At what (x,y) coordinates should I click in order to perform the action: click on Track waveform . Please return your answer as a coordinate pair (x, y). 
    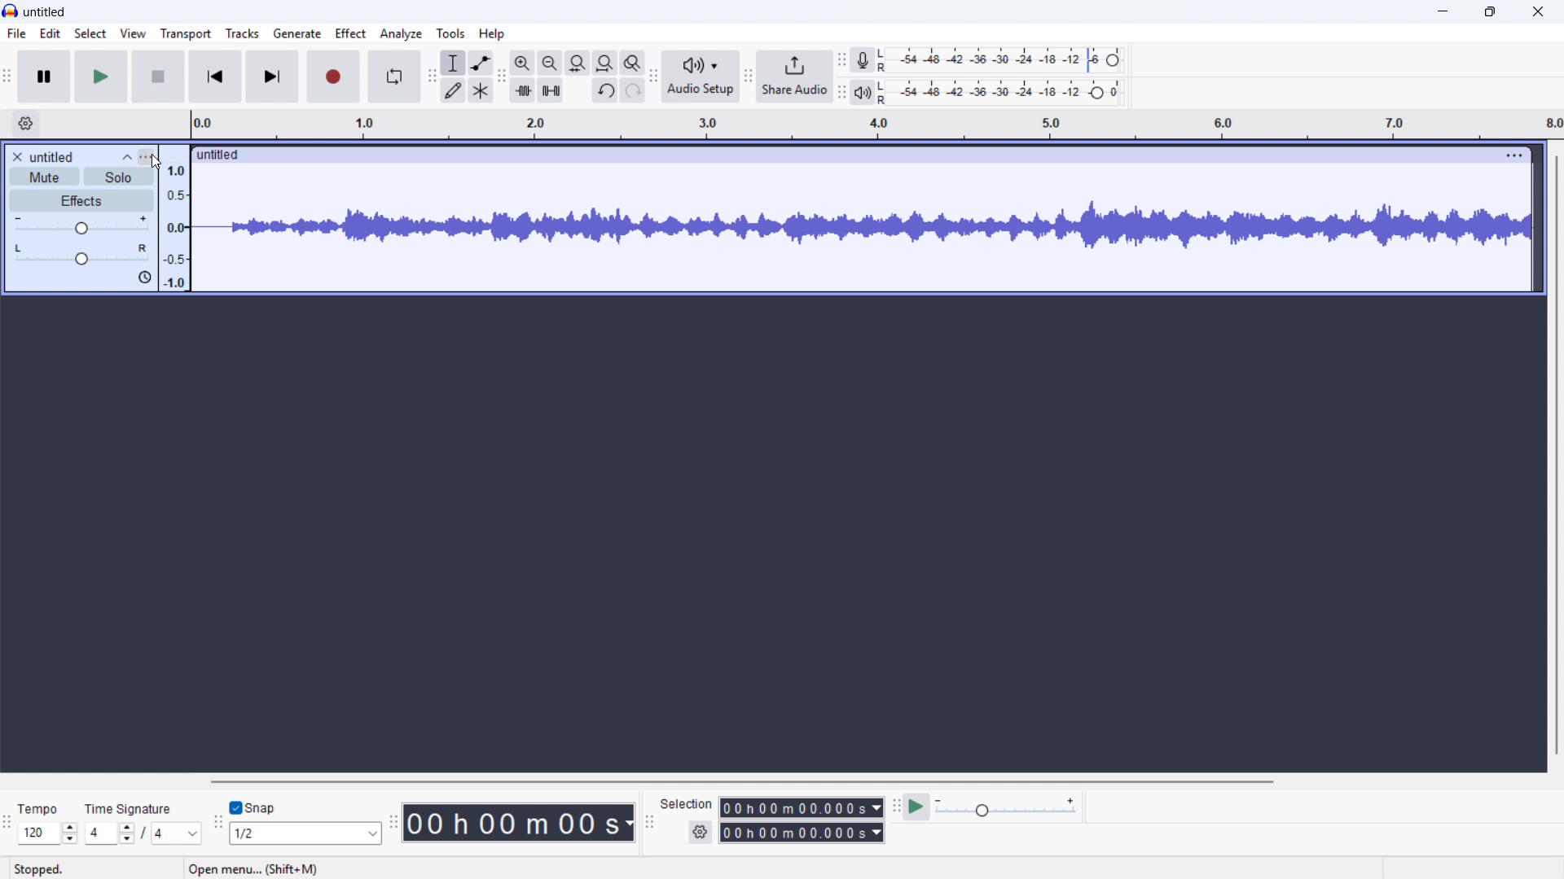
    Looking at the image, I should click on (862, 221).